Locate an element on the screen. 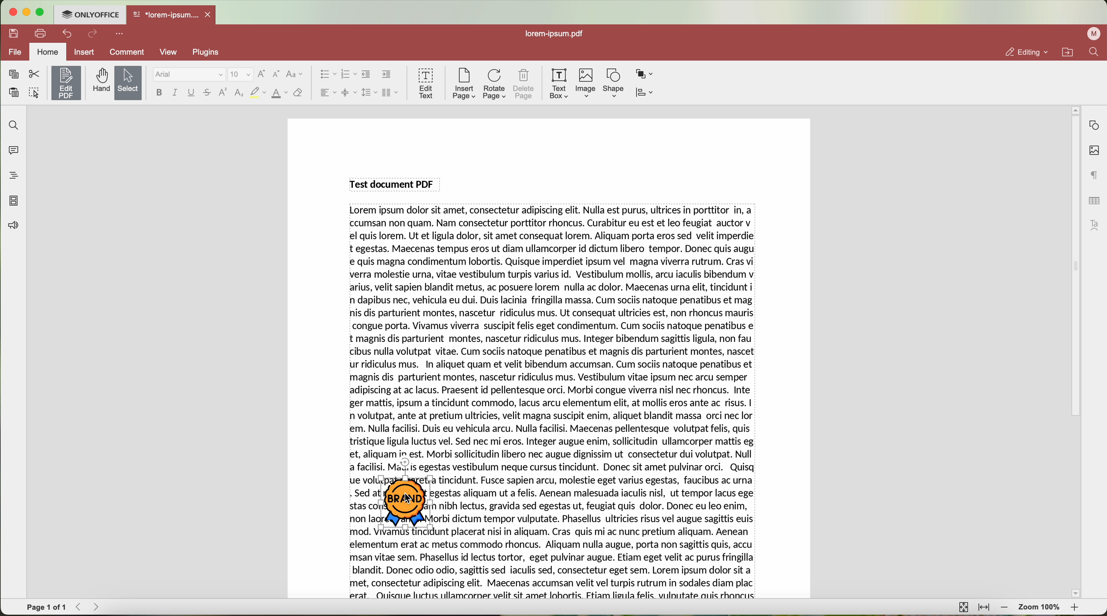  rotate page is located at coordinates (495, 85).